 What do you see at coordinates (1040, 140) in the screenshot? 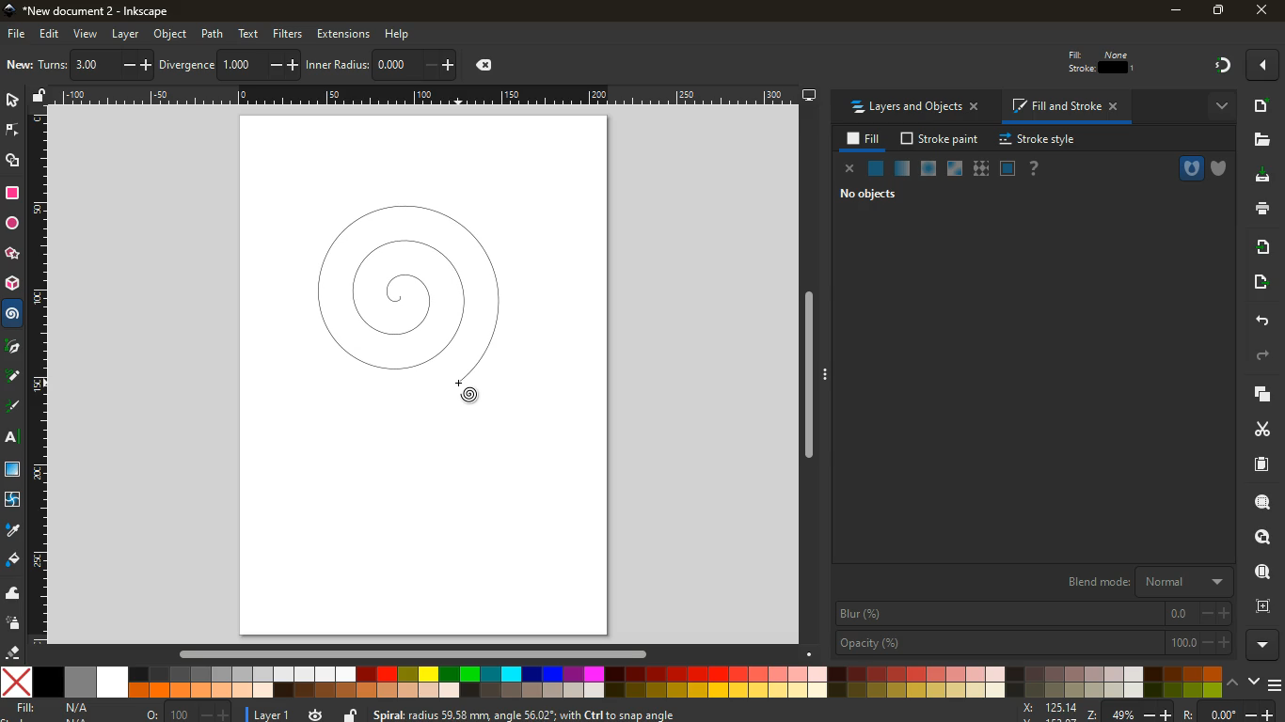
I see `stroke style` at bounding box center [1040, 140].